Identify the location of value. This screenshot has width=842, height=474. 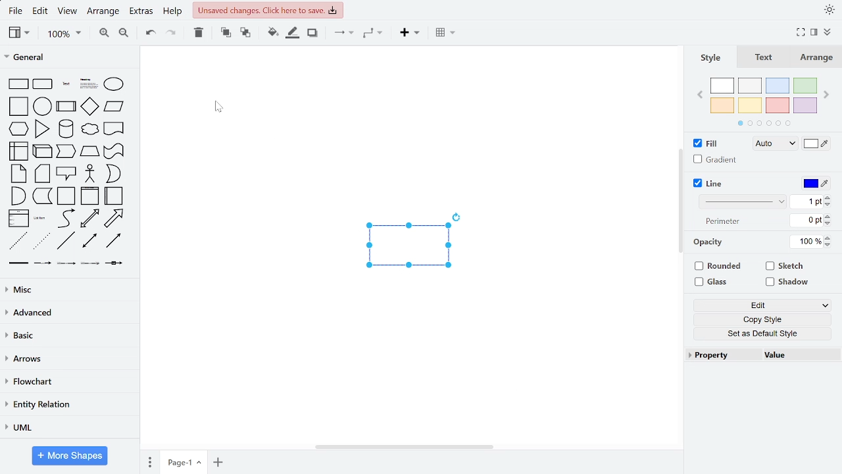
(801, 354).